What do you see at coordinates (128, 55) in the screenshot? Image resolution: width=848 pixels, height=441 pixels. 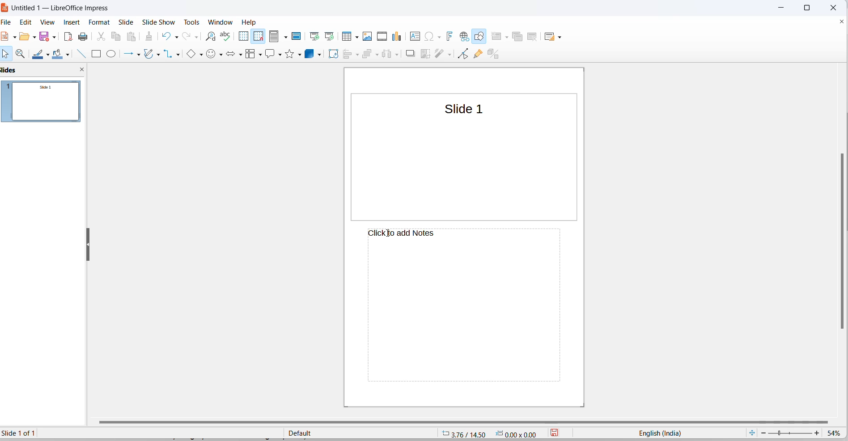 I see `line and arrows` at bounding box center [128, 55].